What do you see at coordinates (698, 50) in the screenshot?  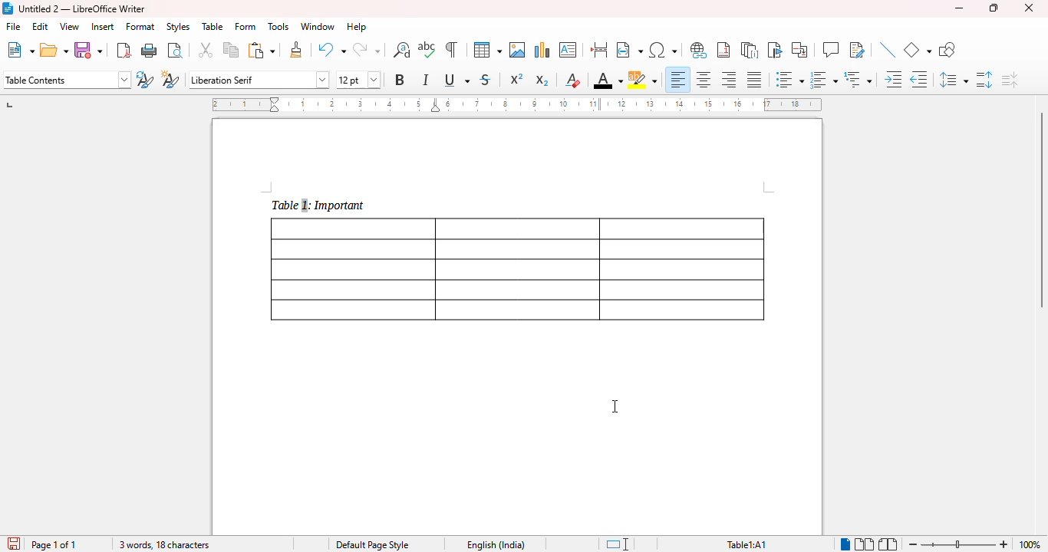 I see `insert hyperlink` at bounding box center [698, 50].